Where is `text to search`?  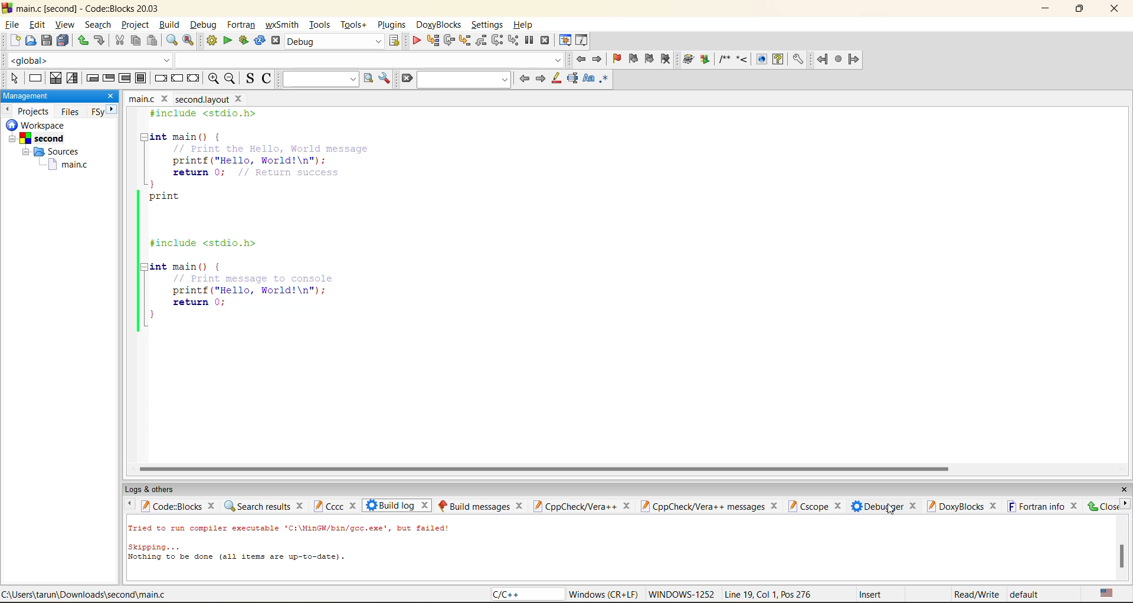 text to search is located at coordinates (320, 78).